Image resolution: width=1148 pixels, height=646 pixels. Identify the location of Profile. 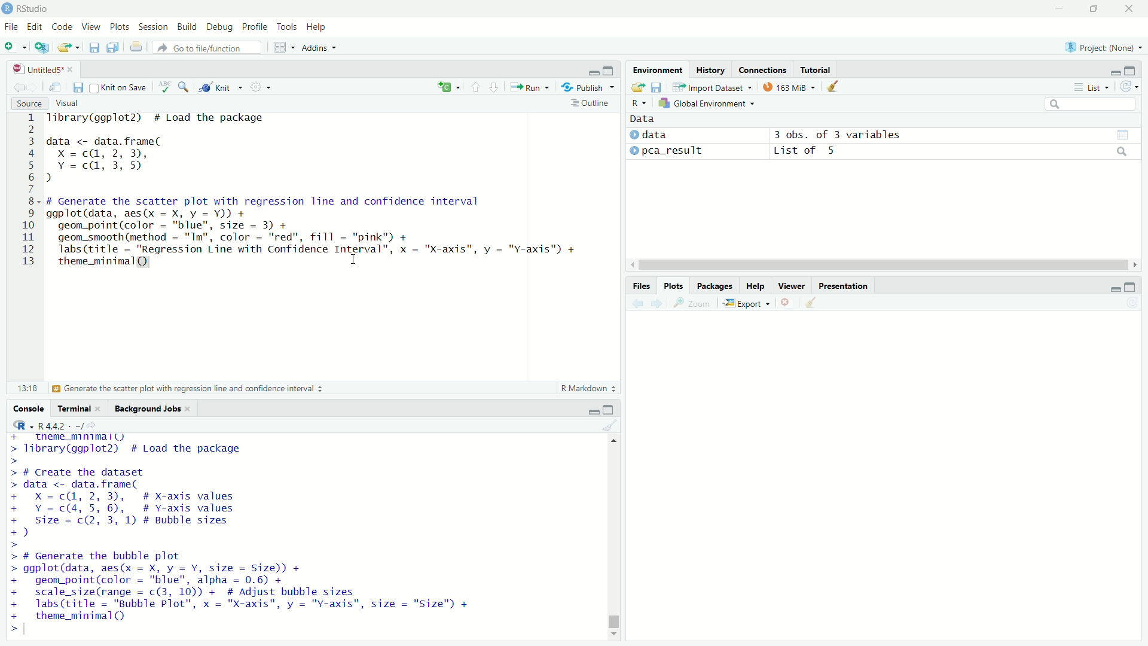
(255, 26).